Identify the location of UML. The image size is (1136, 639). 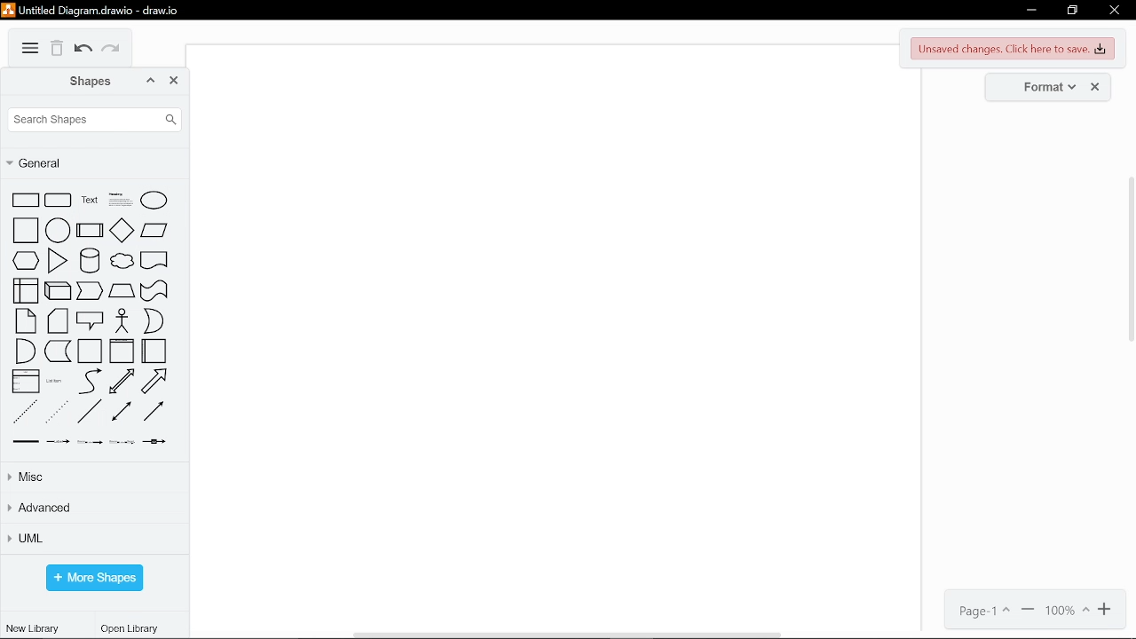
(93, 539).